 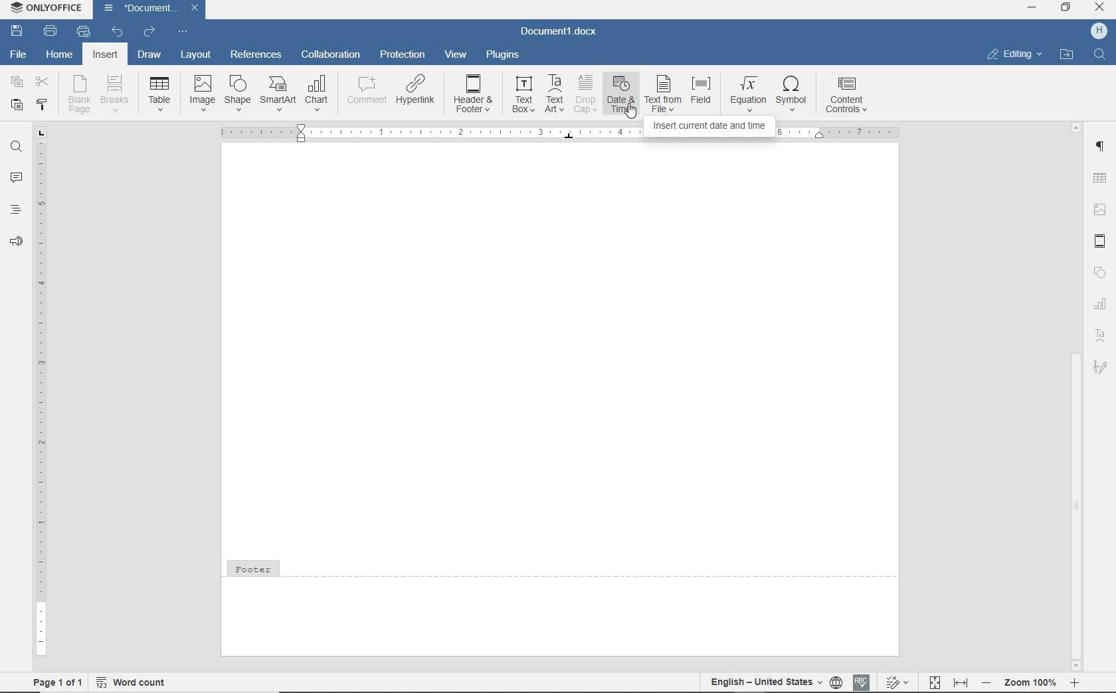 What do you see at coordinates (474, 94) in the screenshot?
I see `header & footer` at bounding box center [474, 94].